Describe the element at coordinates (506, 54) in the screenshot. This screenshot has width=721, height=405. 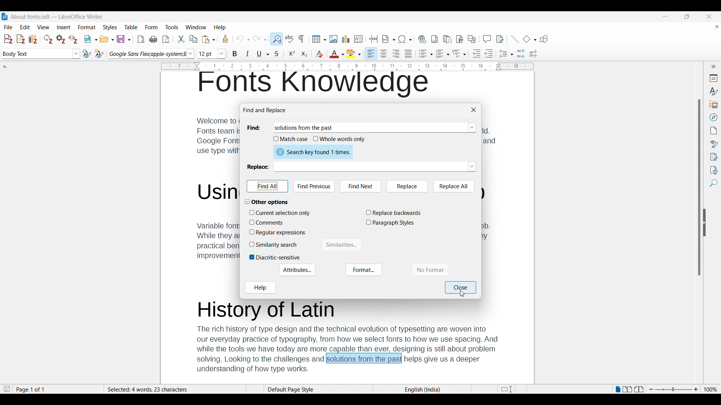
I see `Set line spacing` at that location.